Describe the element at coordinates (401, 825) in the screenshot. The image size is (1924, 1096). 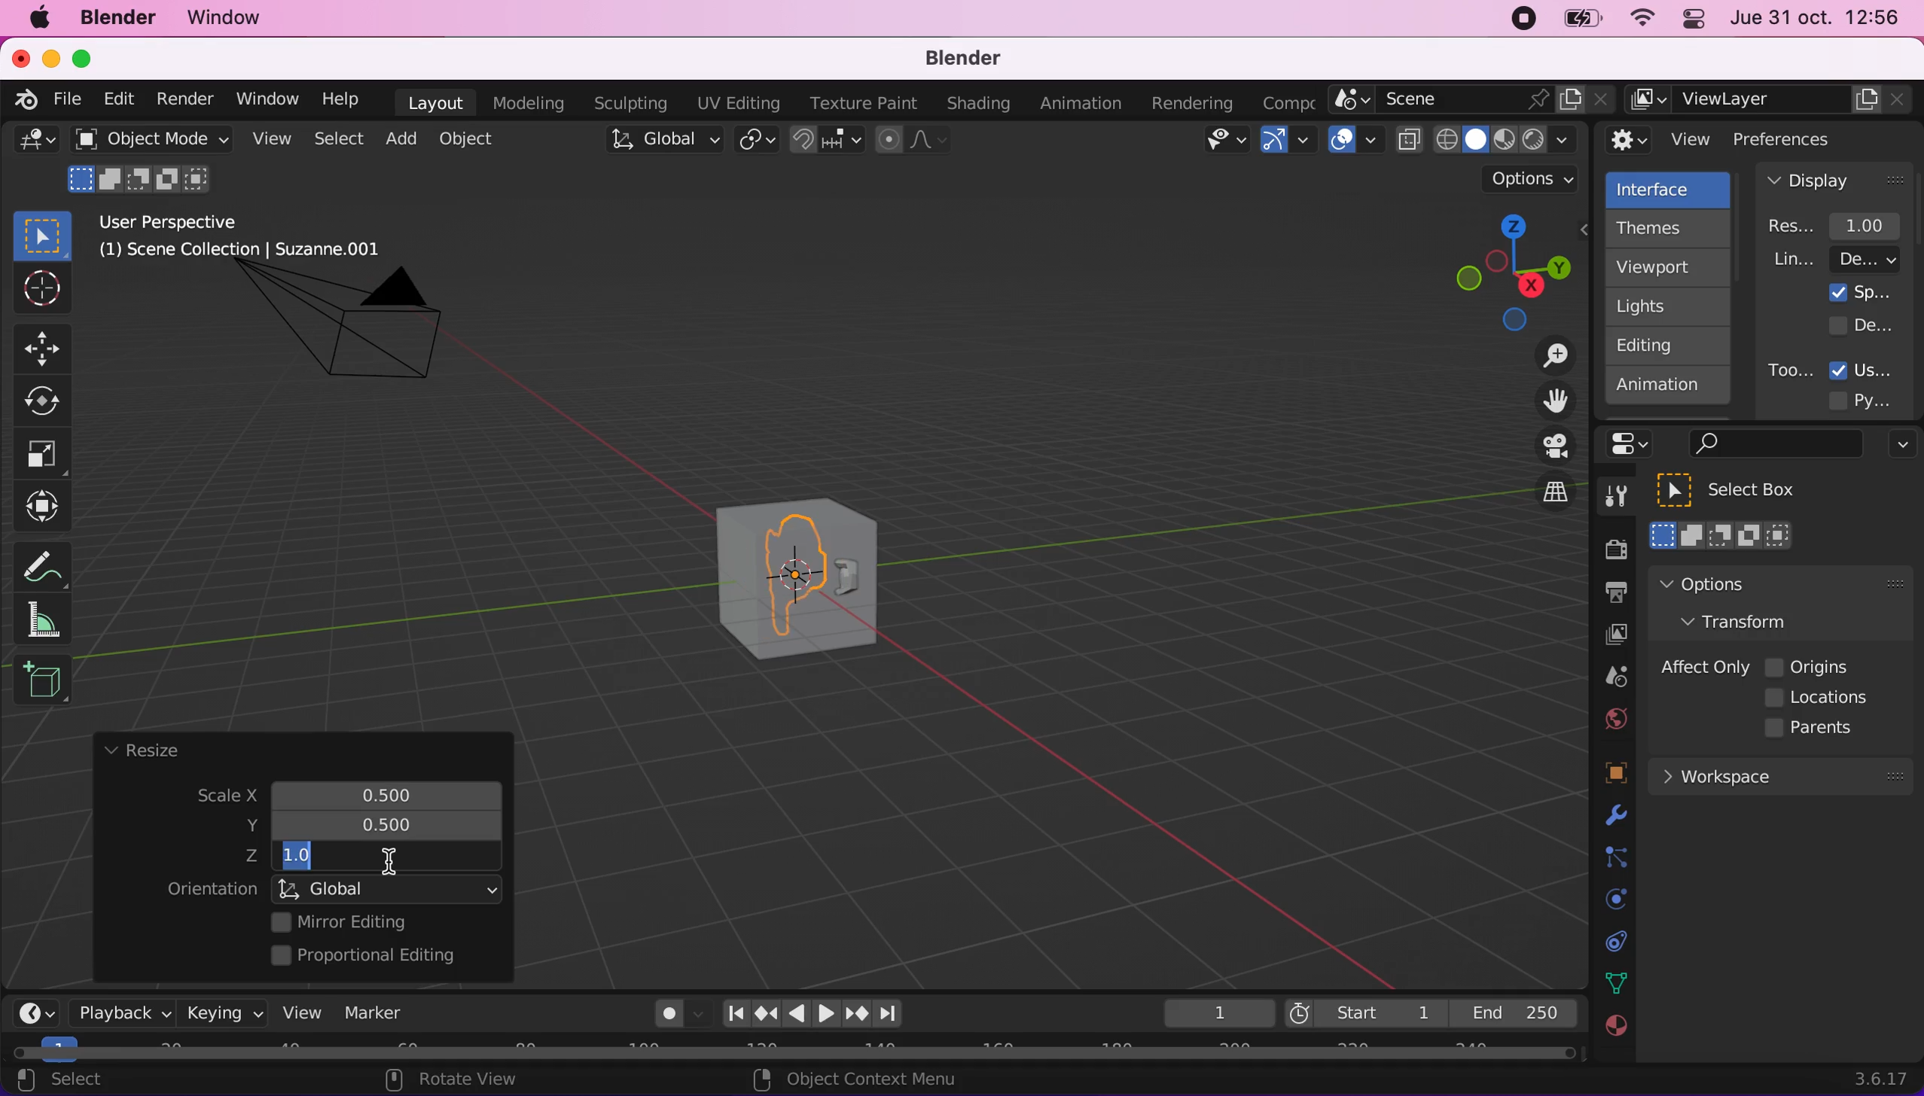
I see `resized scale y` at that location.